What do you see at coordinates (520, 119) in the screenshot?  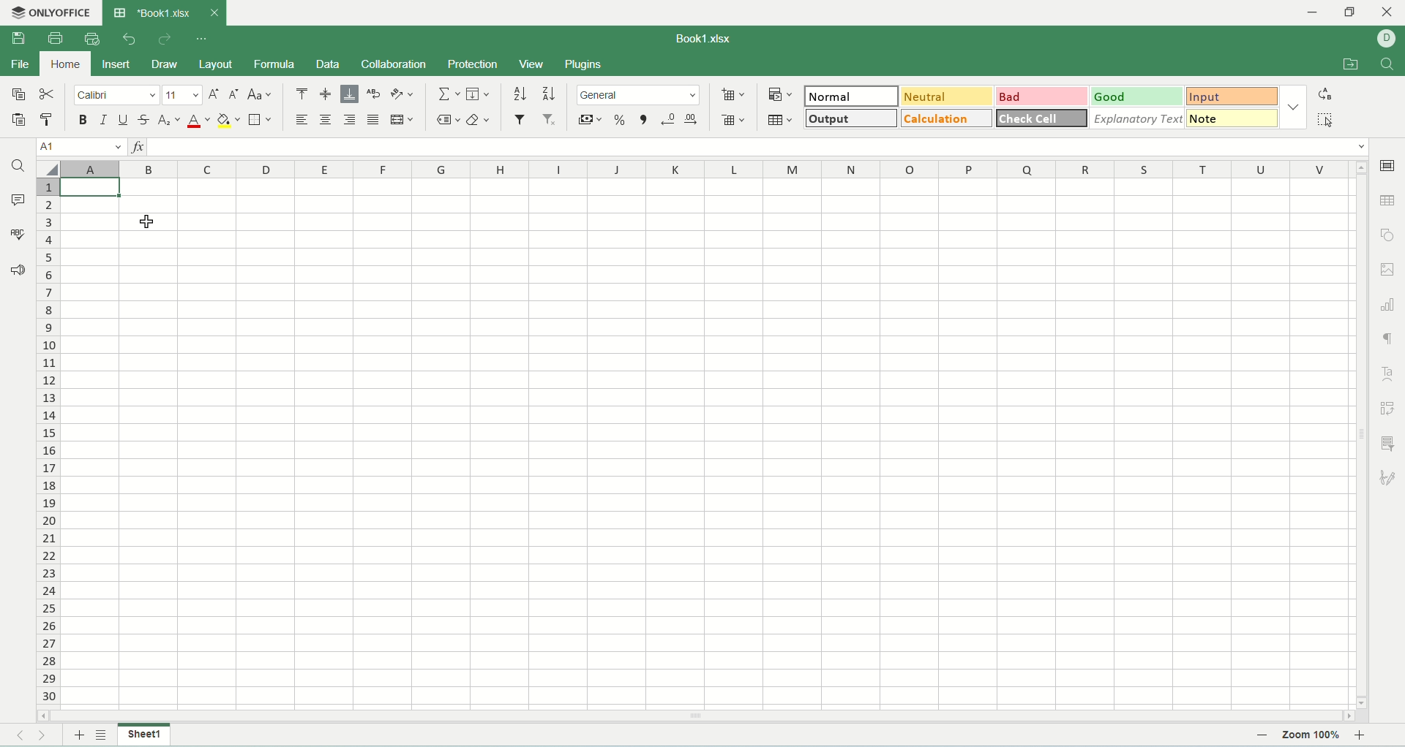 I see `filter` at bounding box center [520, 119].